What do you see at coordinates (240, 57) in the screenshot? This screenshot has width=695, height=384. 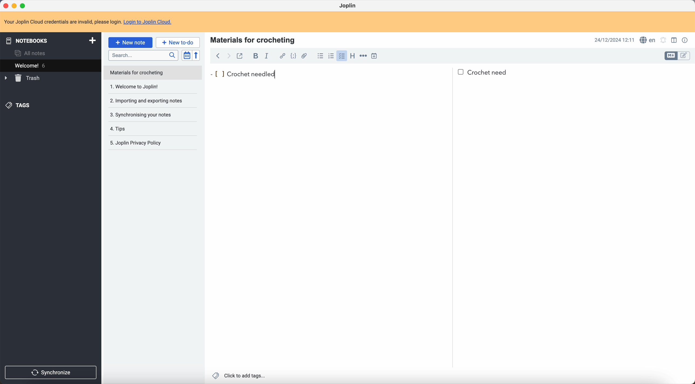 I see `toggle external editing` at bounding box center [240, 57].